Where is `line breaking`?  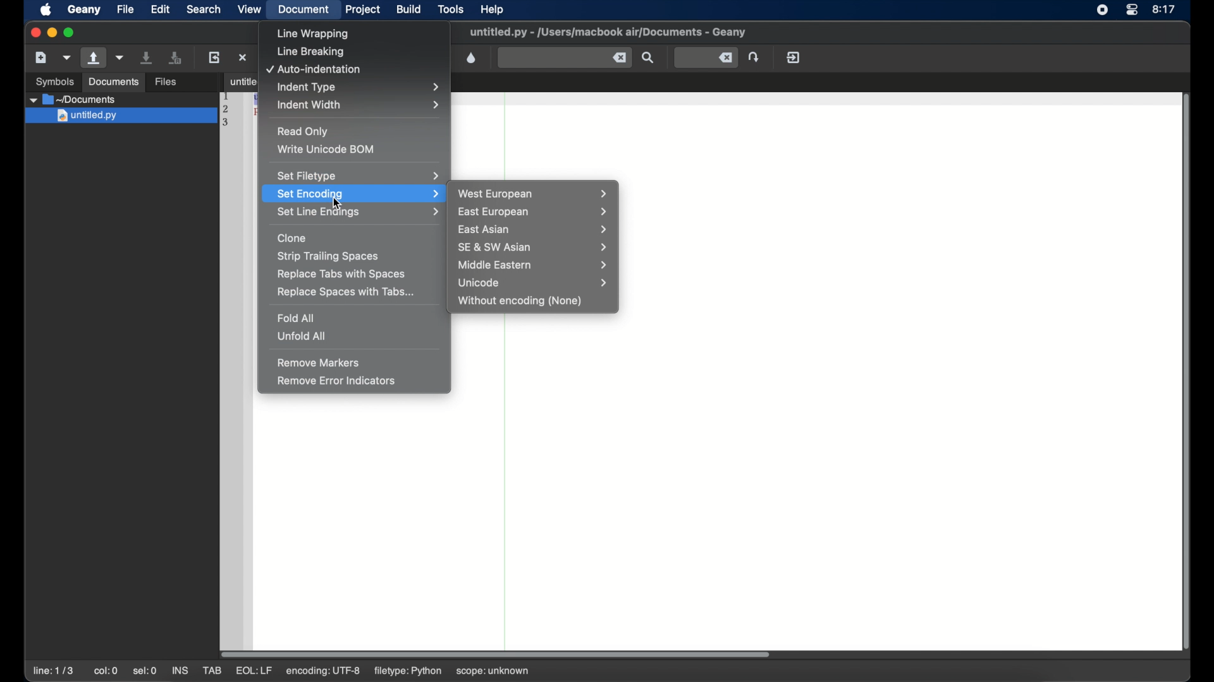 line breaking is located at coordinates (310, 52).